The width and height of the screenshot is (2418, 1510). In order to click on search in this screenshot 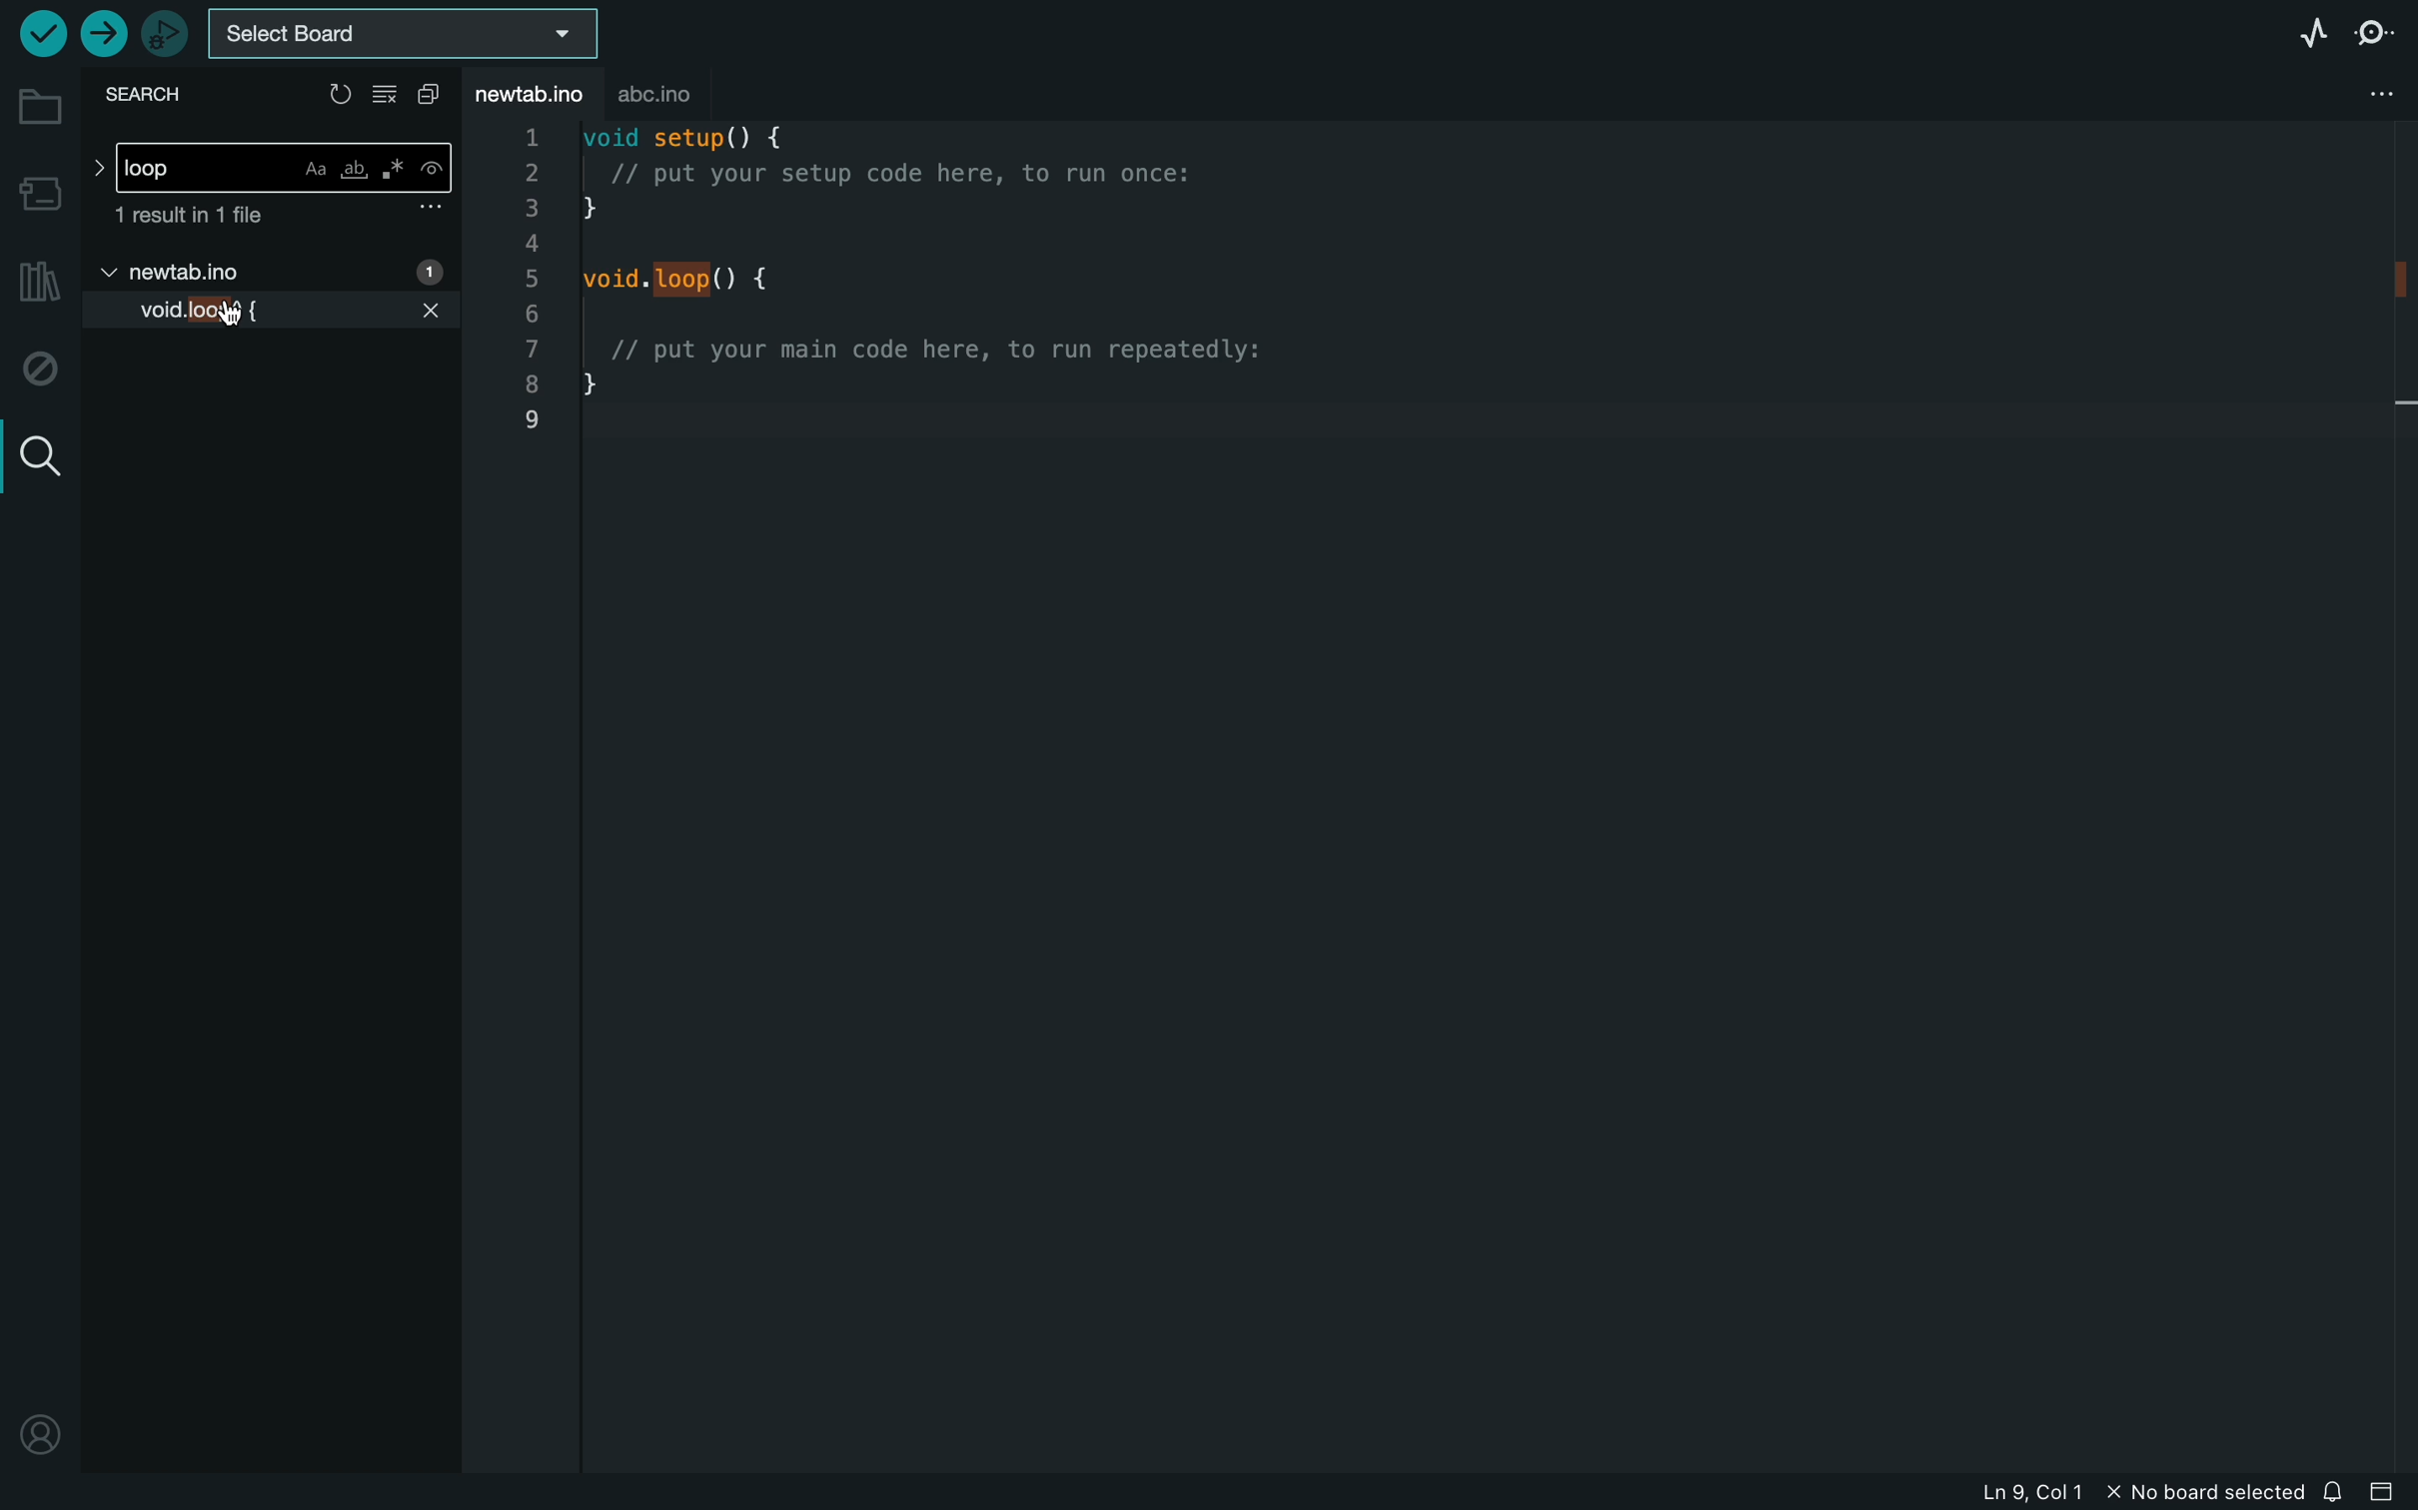, I will do `click(35, 452)`.